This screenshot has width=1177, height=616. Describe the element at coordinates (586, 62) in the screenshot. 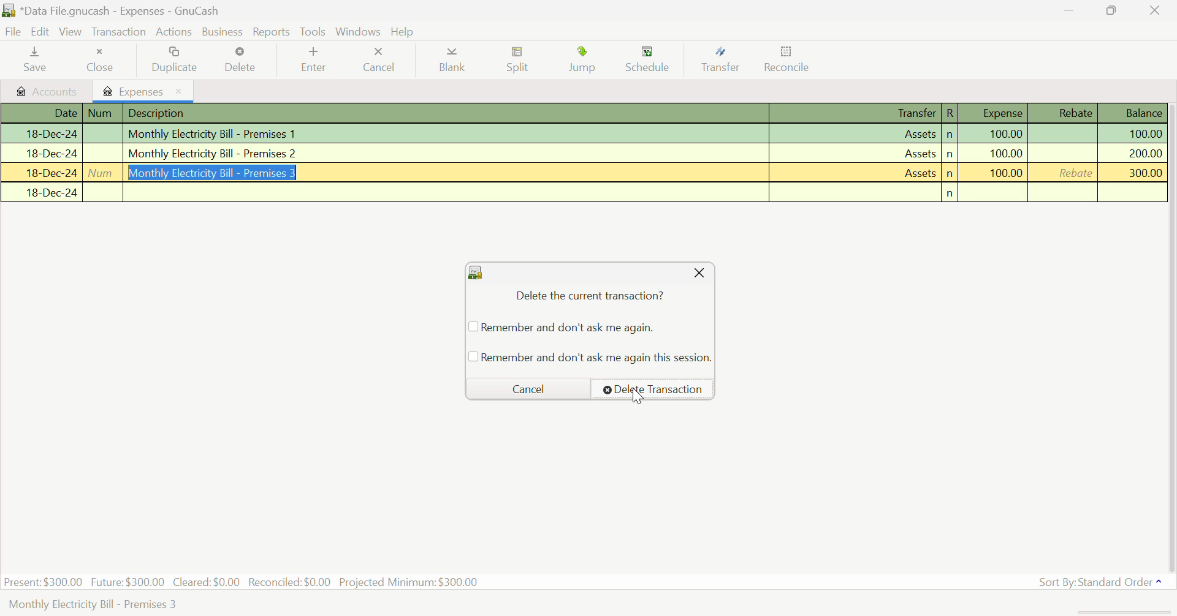

I see `Jump` at that location.